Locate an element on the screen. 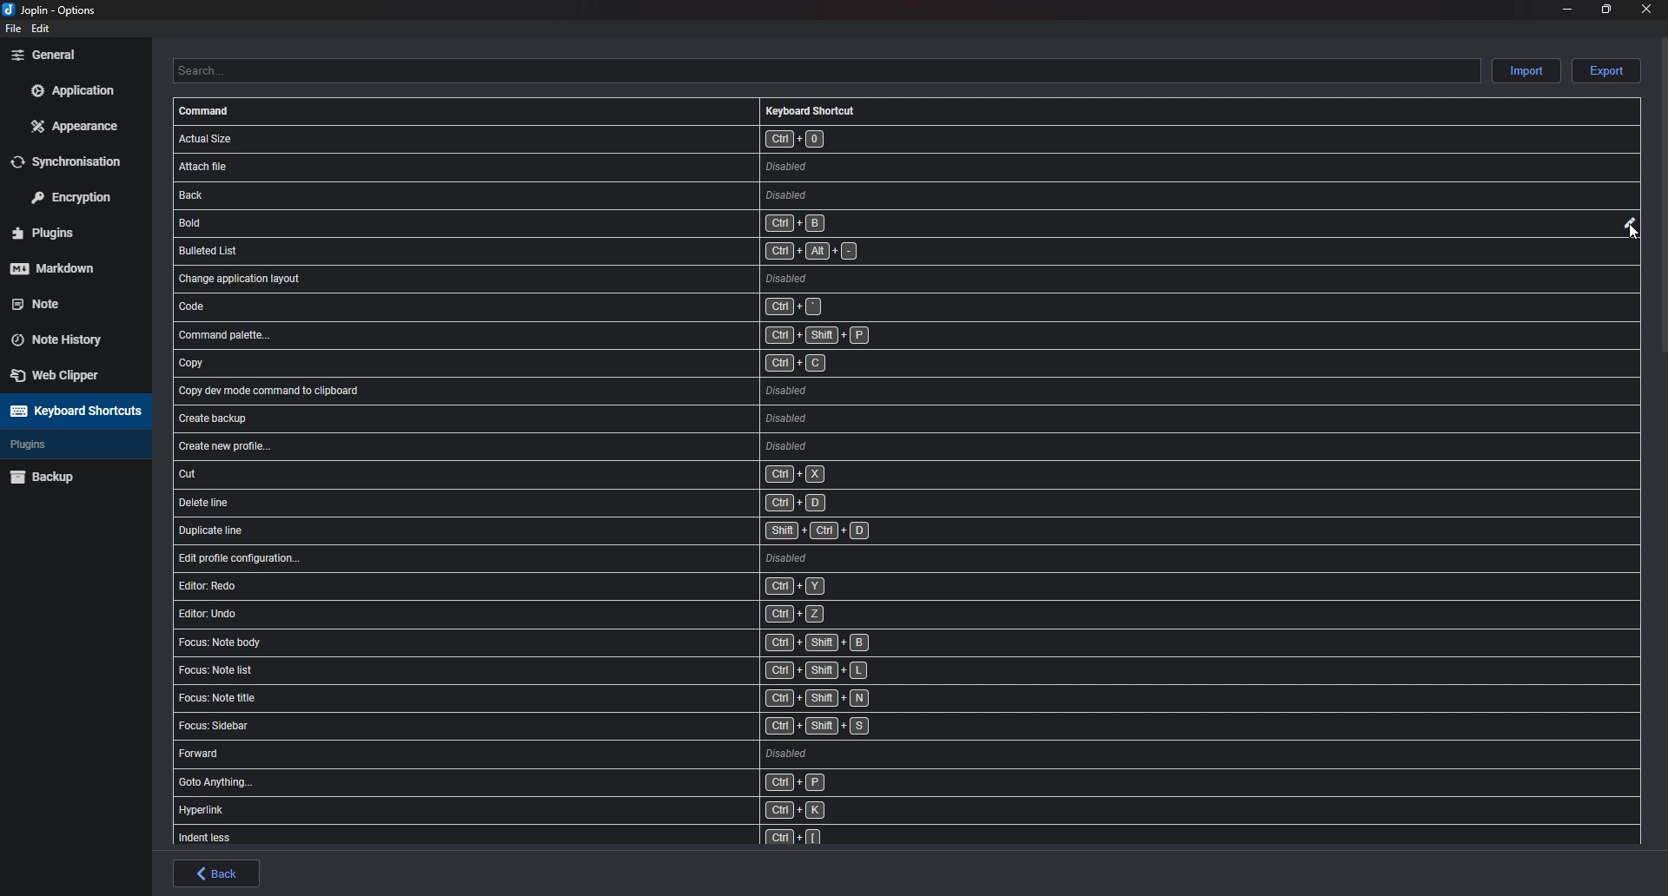  shortcut is located at coordinates (592, 422).